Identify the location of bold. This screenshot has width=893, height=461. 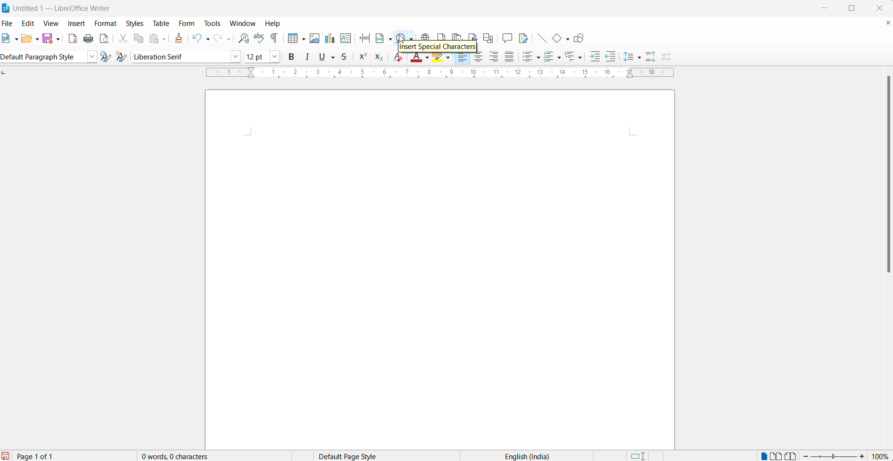
(293, 57).